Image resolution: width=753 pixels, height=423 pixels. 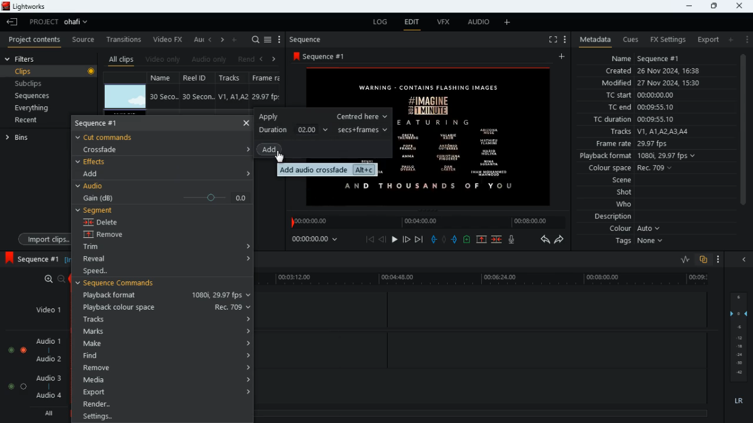 I want to click on new, so click(x=468, y=241).